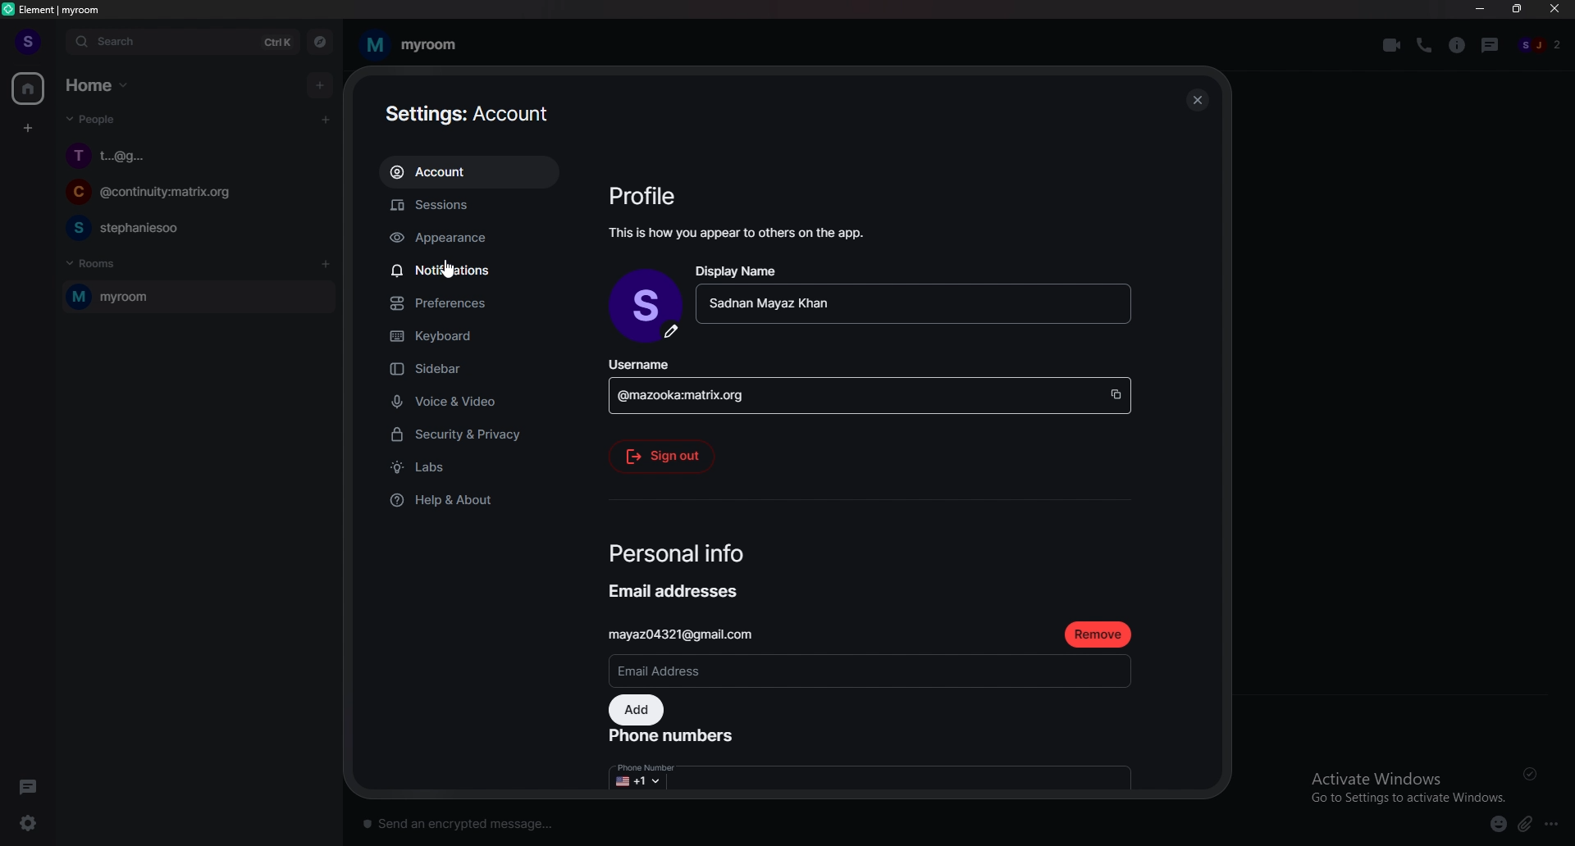 The image size is (1575, 846). I want to click on emoji, so click(1499, 825).